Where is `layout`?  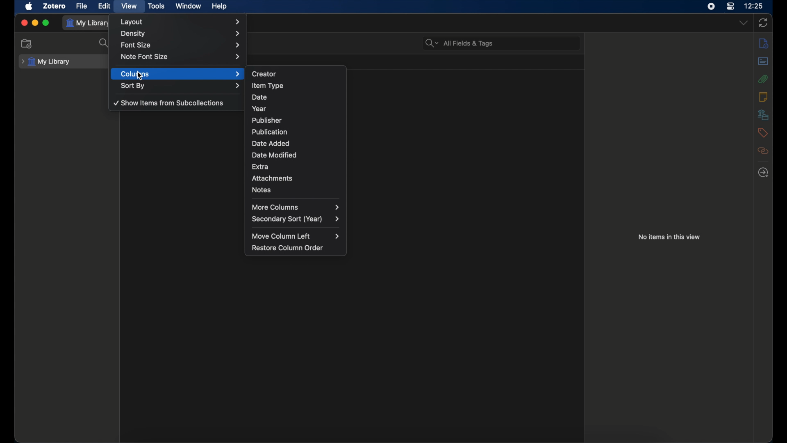 layout is located at coordinates (180, 22).